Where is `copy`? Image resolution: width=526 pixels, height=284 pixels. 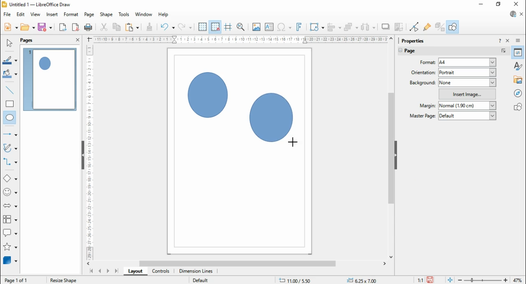
copy is located at coordinates (117, 27).